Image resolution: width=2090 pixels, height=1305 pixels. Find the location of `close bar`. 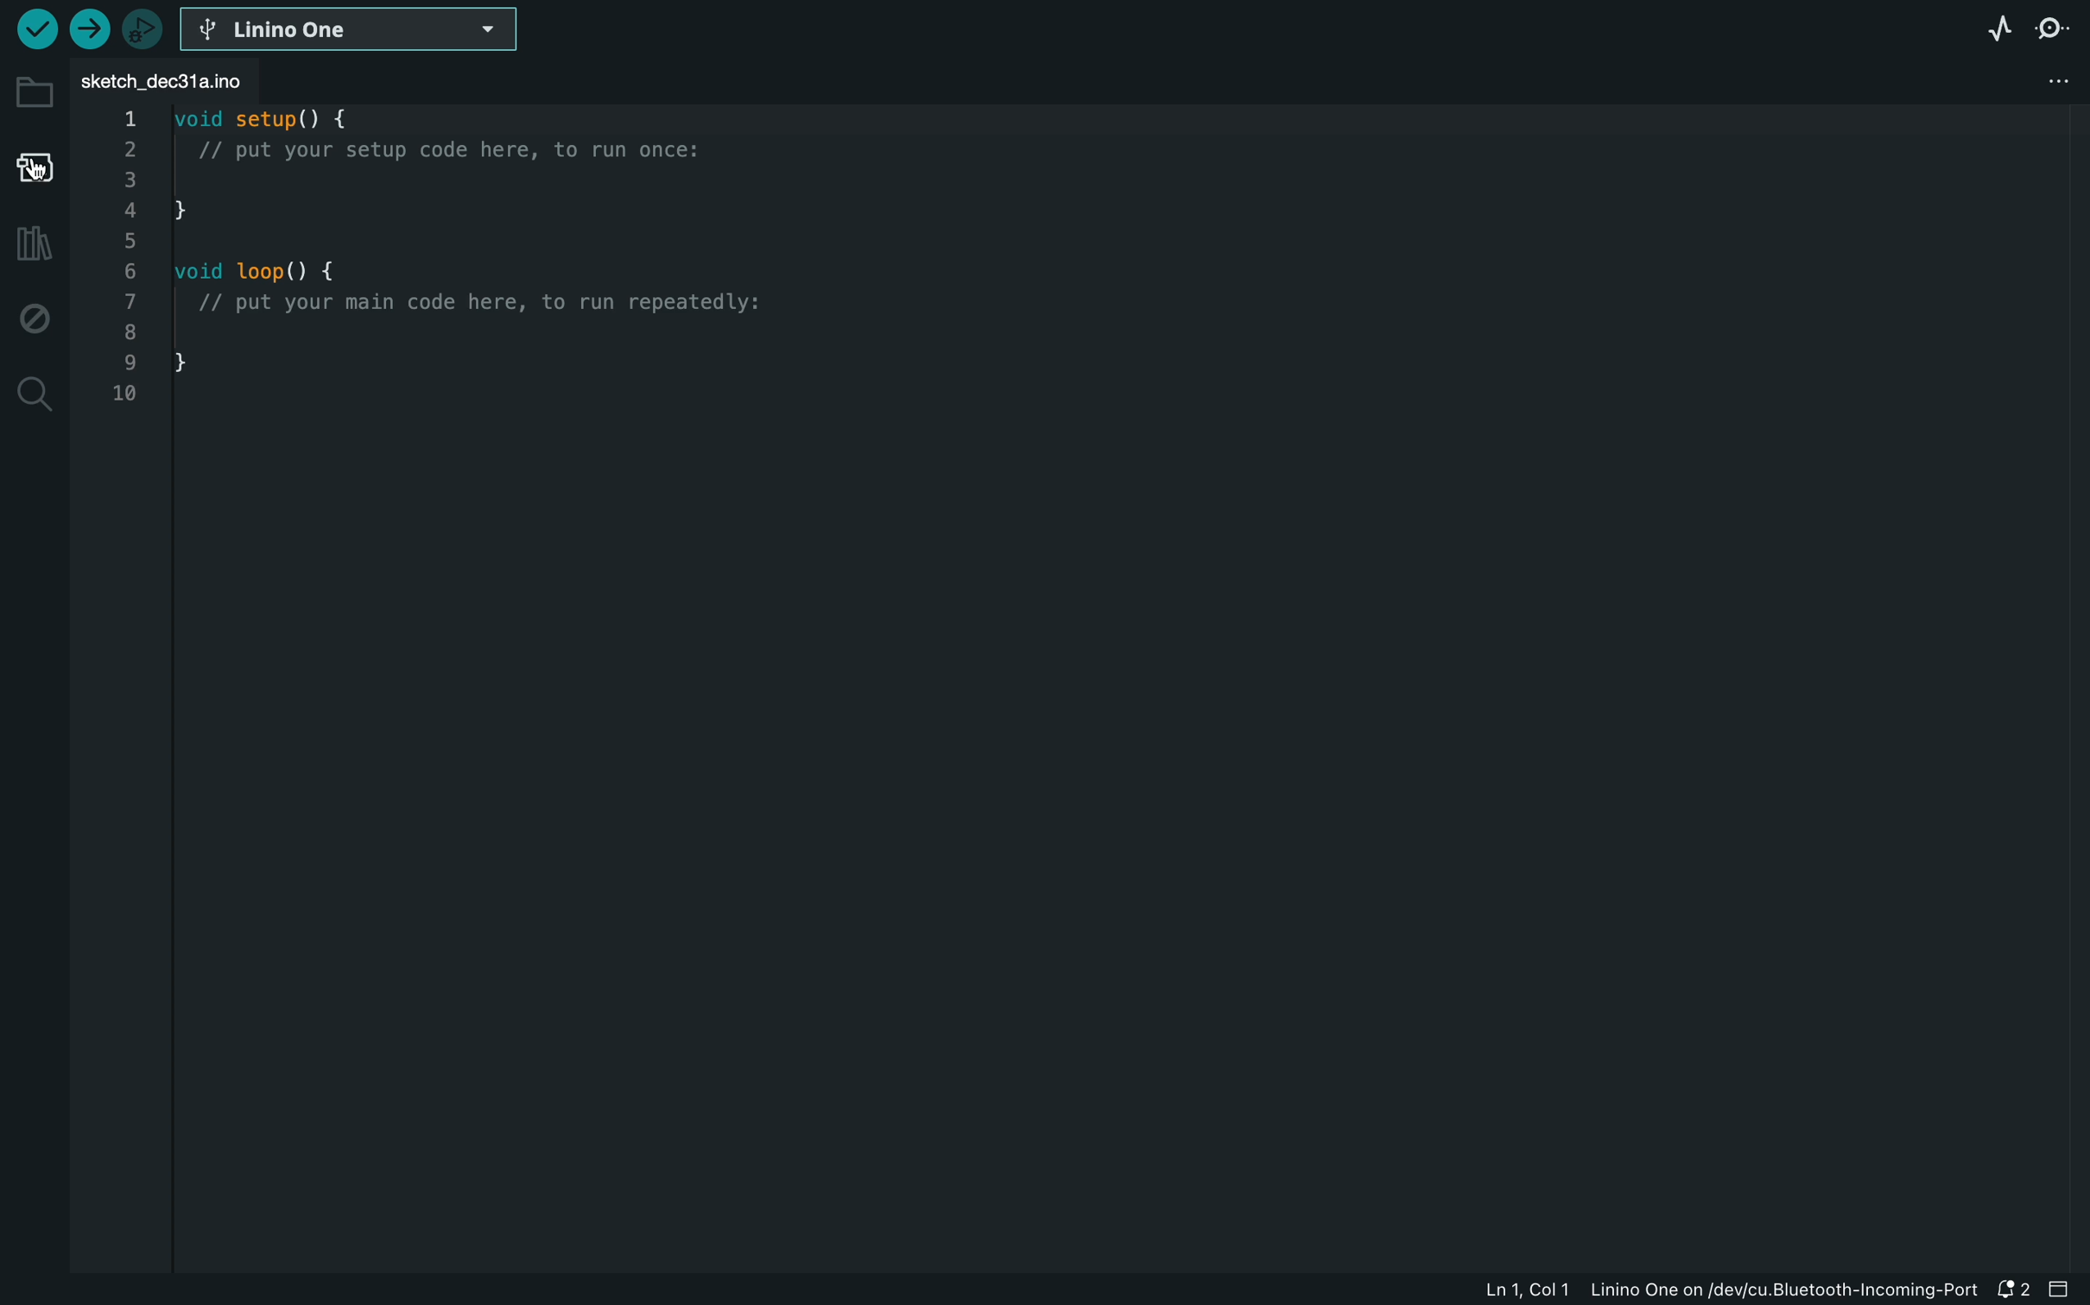

close bar is located at coordinates (2067, 1290).